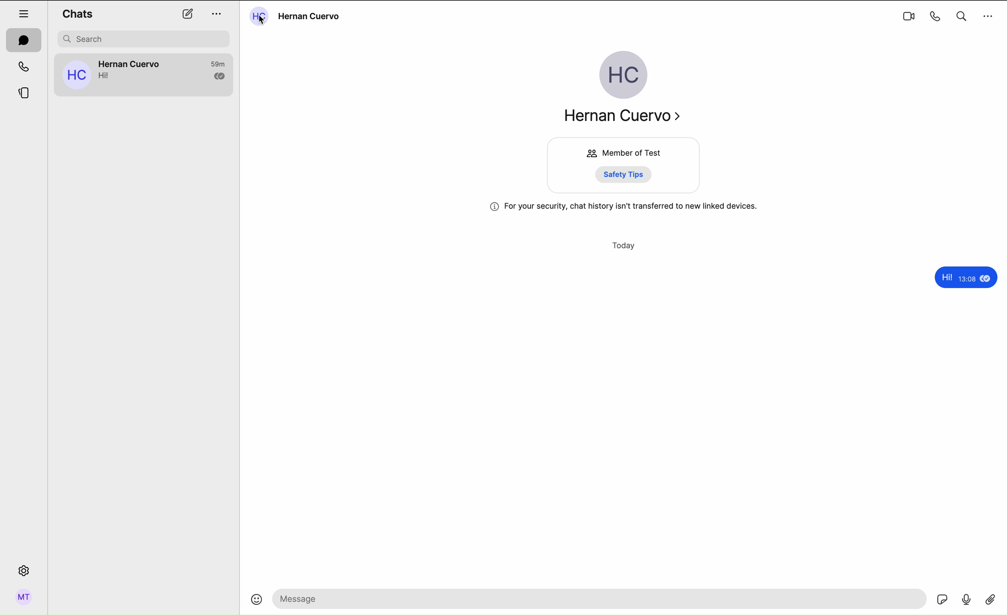 This screenshot has height=615, width=1007. Describe the element at coordinates (988, 17) in the screenshot. I see `options` at that location.